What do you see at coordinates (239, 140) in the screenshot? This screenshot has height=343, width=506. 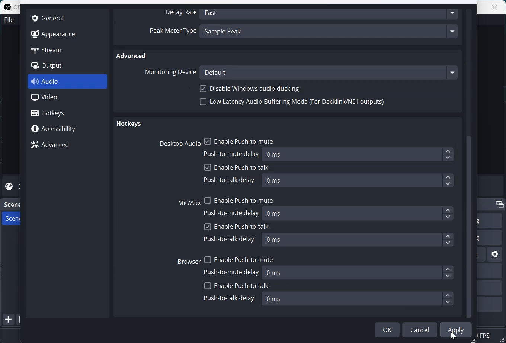 I see `Enable Push-to-mute` at bounding box center [239, 140].